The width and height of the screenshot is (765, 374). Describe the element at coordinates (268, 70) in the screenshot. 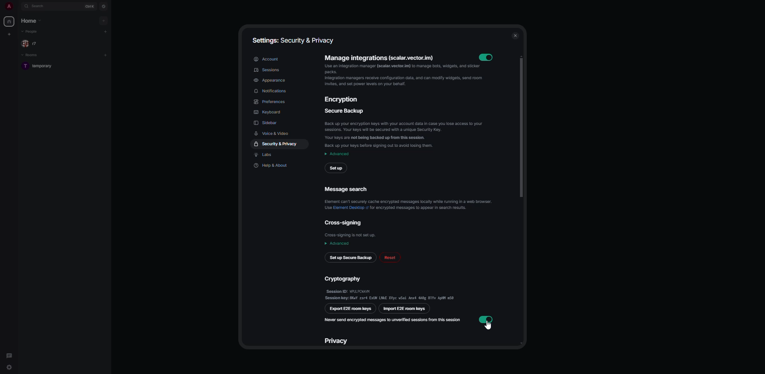

I see `sessions` at that location.